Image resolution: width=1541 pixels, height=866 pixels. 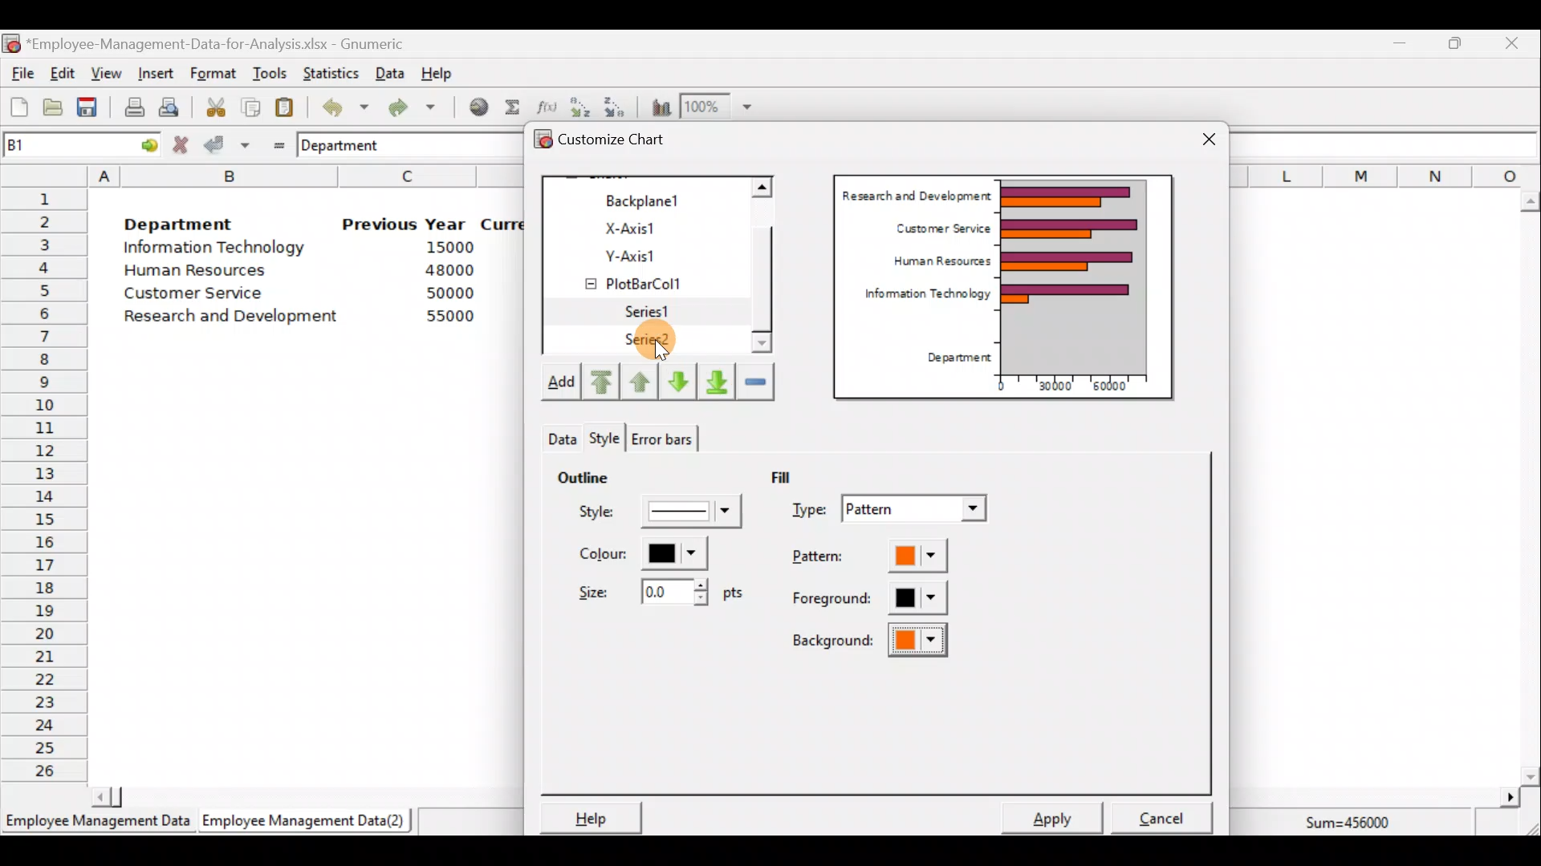 What do you see at coordinates (770, 267) in the screenshot?
I see `Scroll bar` at bounding box center [770, 267].